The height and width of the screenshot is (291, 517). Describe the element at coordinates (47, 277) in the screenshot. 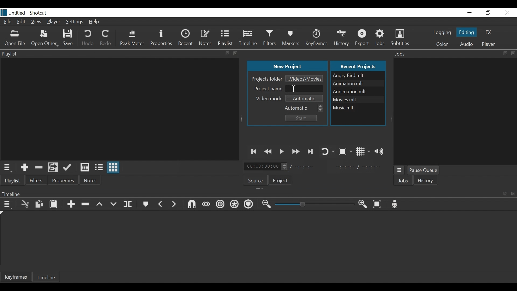

I see `Timeline` at that location.